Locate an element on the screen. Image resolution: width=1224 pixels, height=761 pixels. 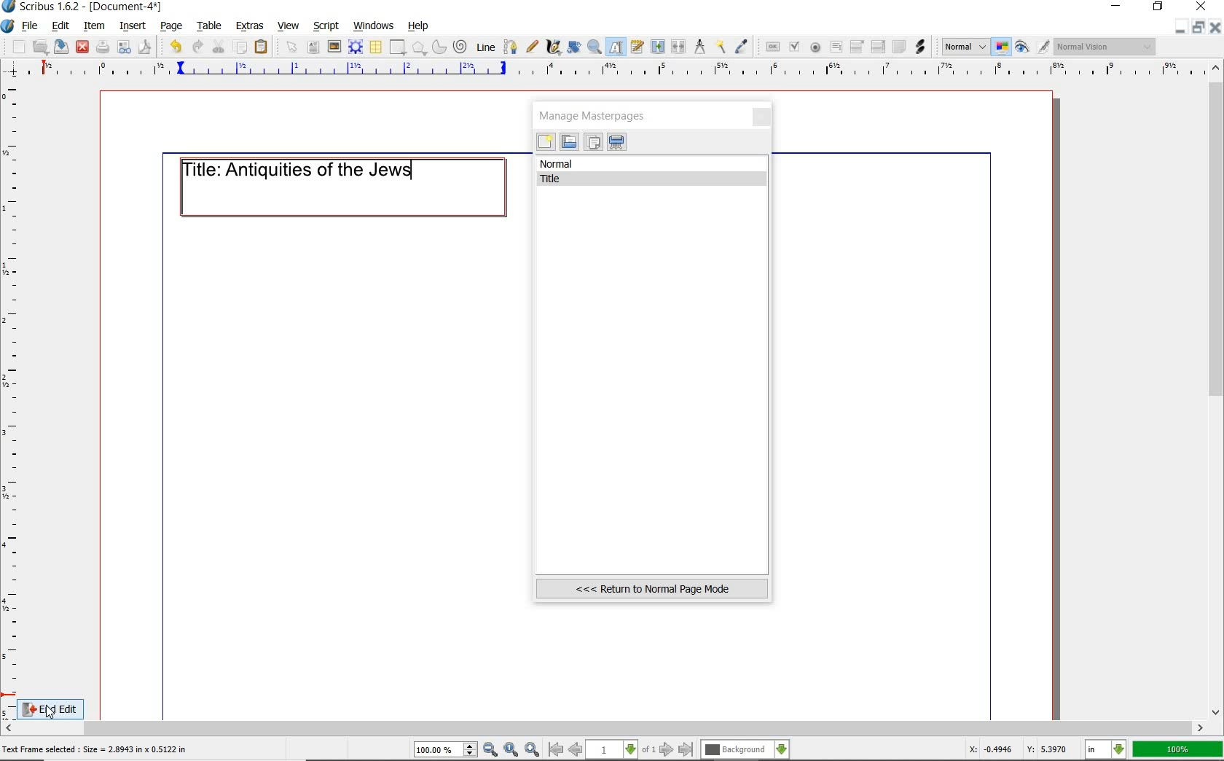
preflight verifier is located at coordinates (125, 48).